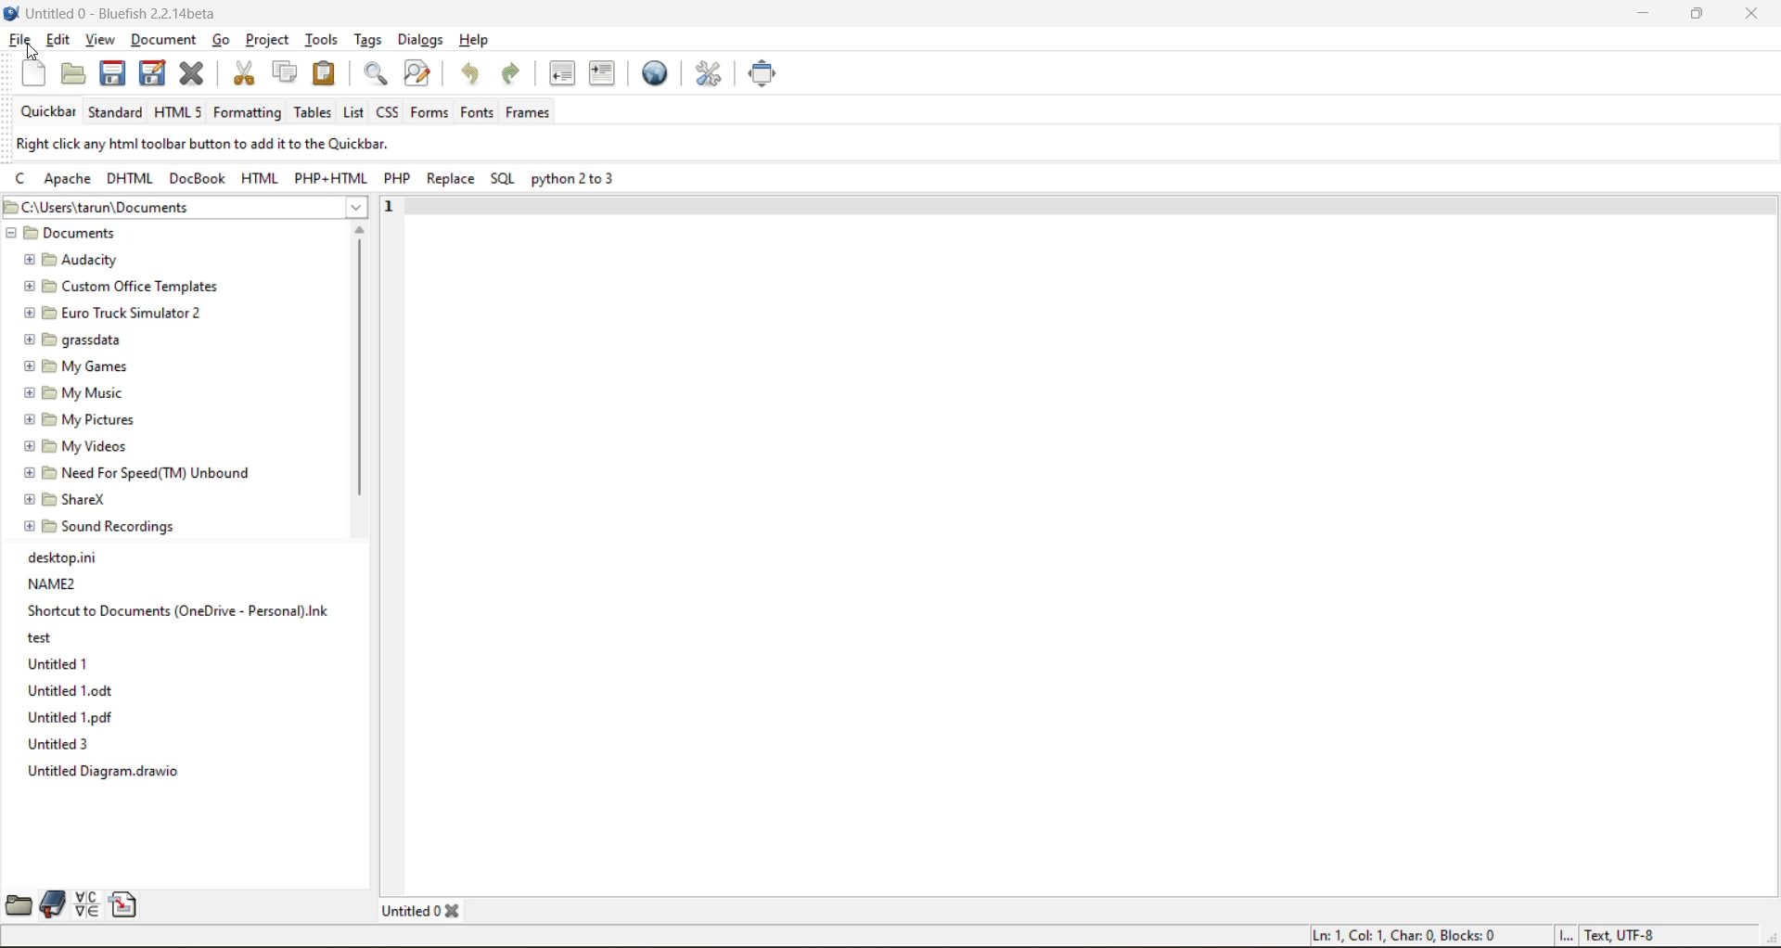 The width and height of the screenshot is (1781, 948). I want to click on Untitled 1, so click(60, 663).